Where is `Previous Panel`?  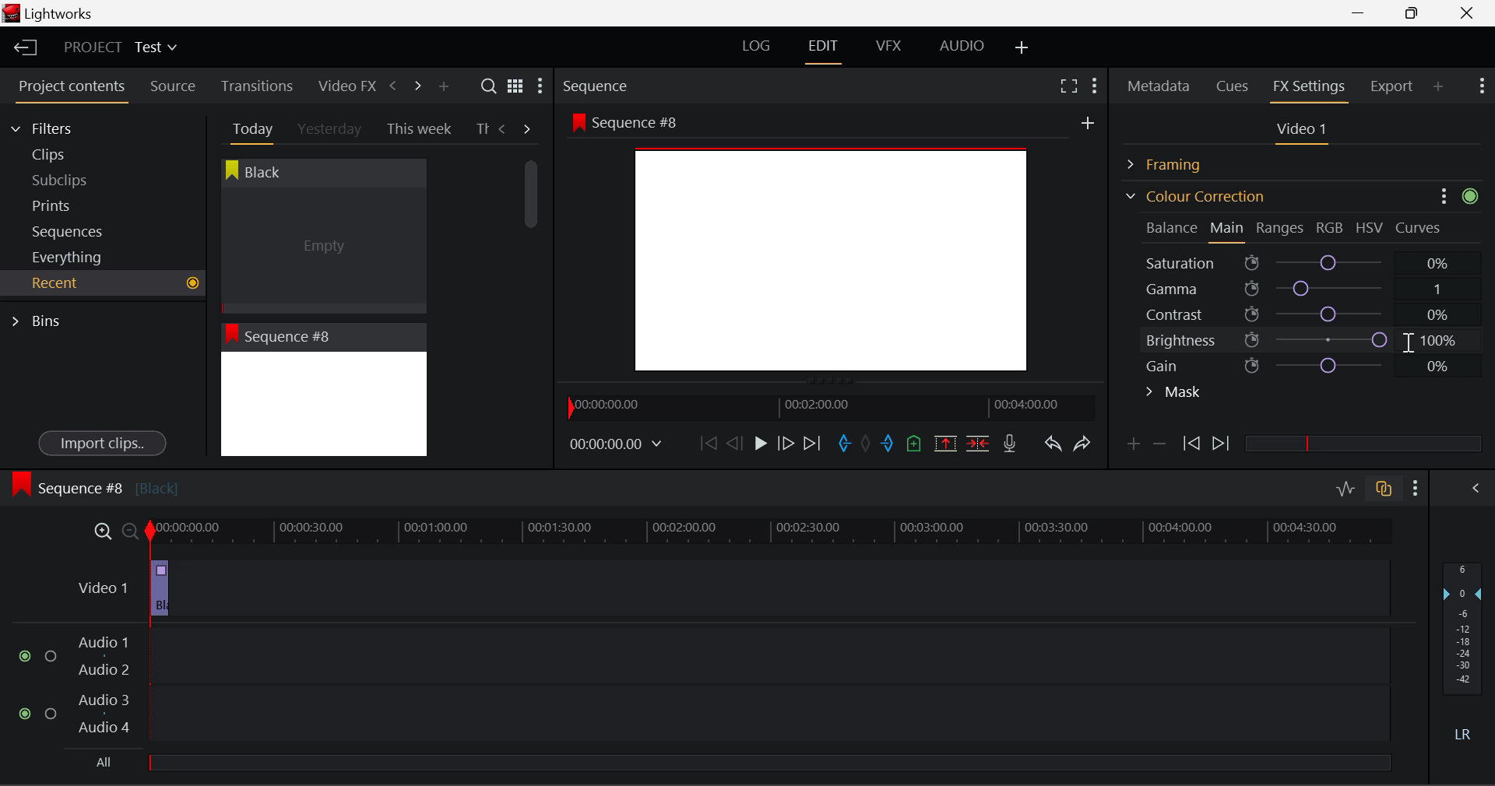
Previous Panel is located at coordinates (392, 86).